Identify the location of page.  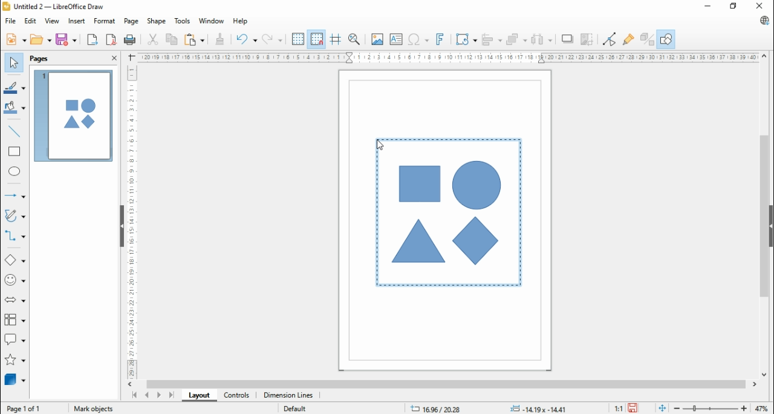
(131, 22).